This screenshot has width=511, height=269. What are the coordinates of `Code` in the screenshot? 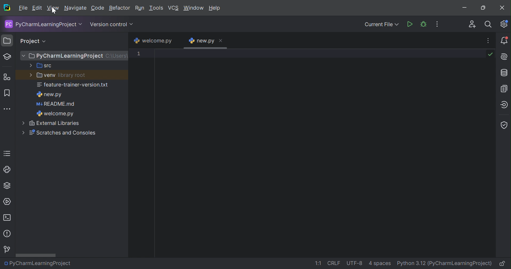 It's located at (98, 8).